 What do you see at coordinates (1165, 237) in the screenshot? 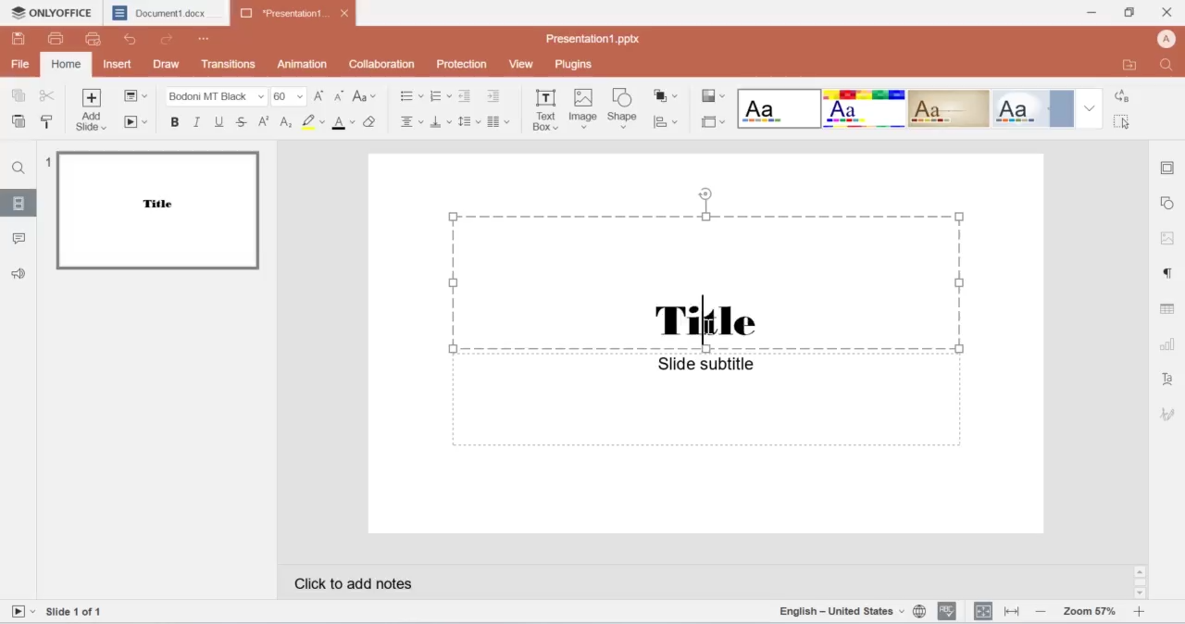
I see `image settings` at bounding box center [1165, 237].